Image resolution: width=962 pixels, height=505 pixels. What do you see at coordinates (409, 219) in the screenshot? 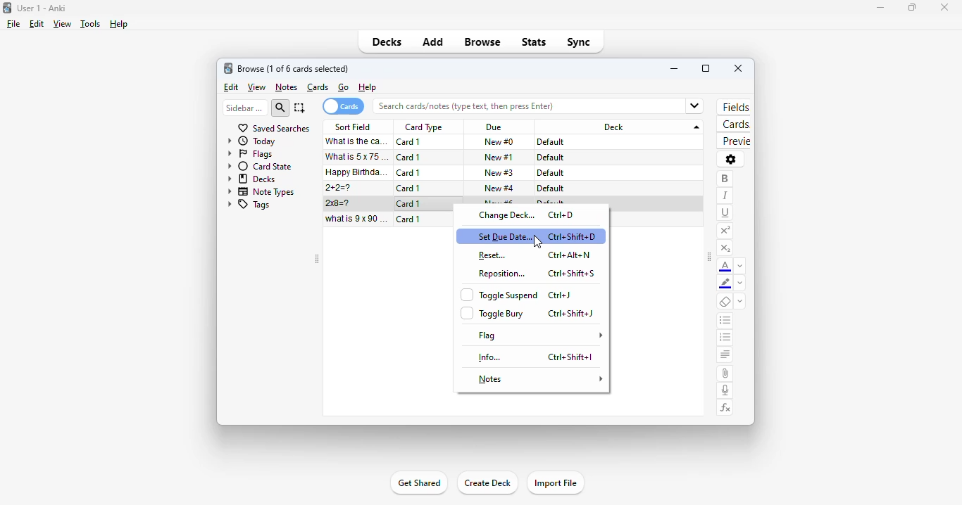
I see `card 1` at bounding box center [409, 219].